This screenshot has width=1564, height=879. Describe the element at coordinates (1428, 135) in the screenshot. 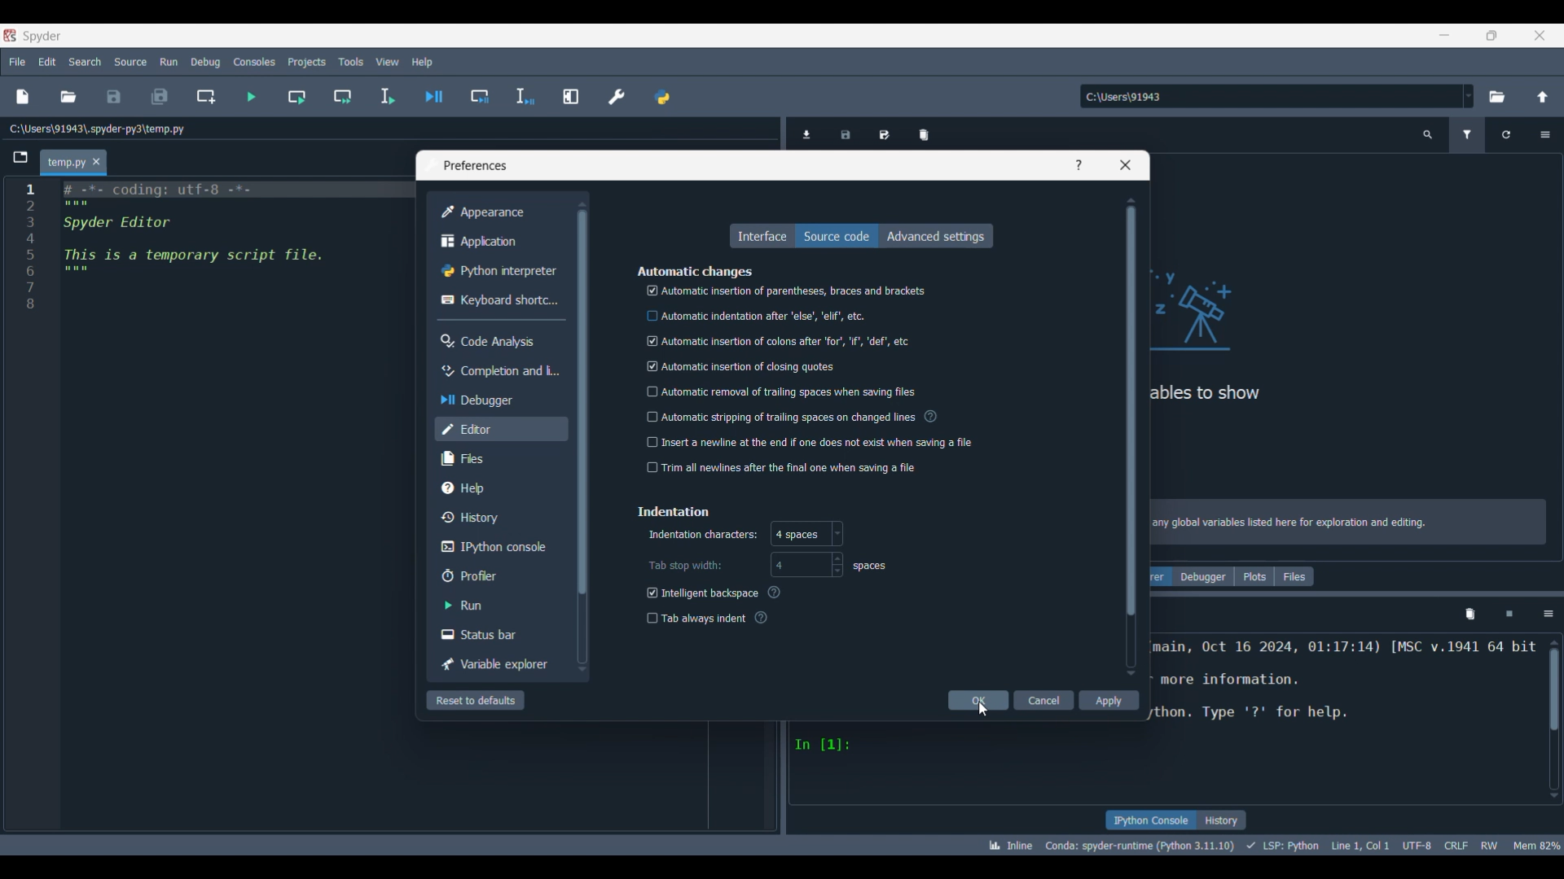

I see `Search variable names and types` at that location.